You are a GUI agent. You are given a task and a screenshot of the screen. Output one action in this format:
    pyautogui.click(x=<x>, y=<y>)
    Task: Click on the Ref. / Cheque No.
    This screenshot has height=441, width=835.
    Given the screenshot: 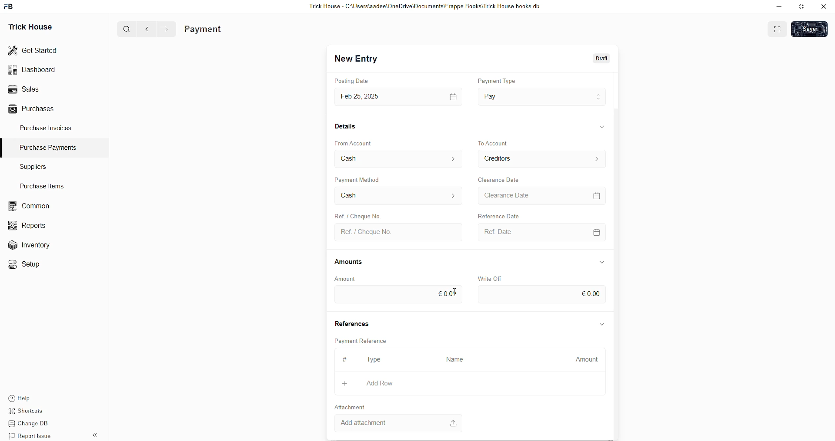 What is the action you would take?
    pyautogui.click(x=364, y=233)
    